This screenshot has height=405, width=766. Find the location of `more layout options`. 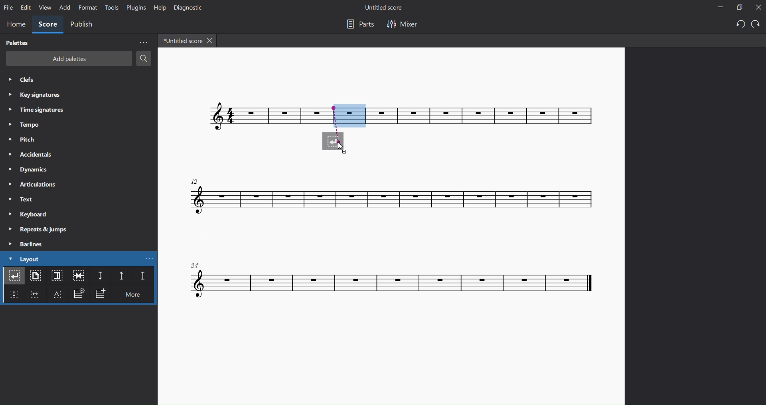

more layout options is located at coordinates (151, 258).